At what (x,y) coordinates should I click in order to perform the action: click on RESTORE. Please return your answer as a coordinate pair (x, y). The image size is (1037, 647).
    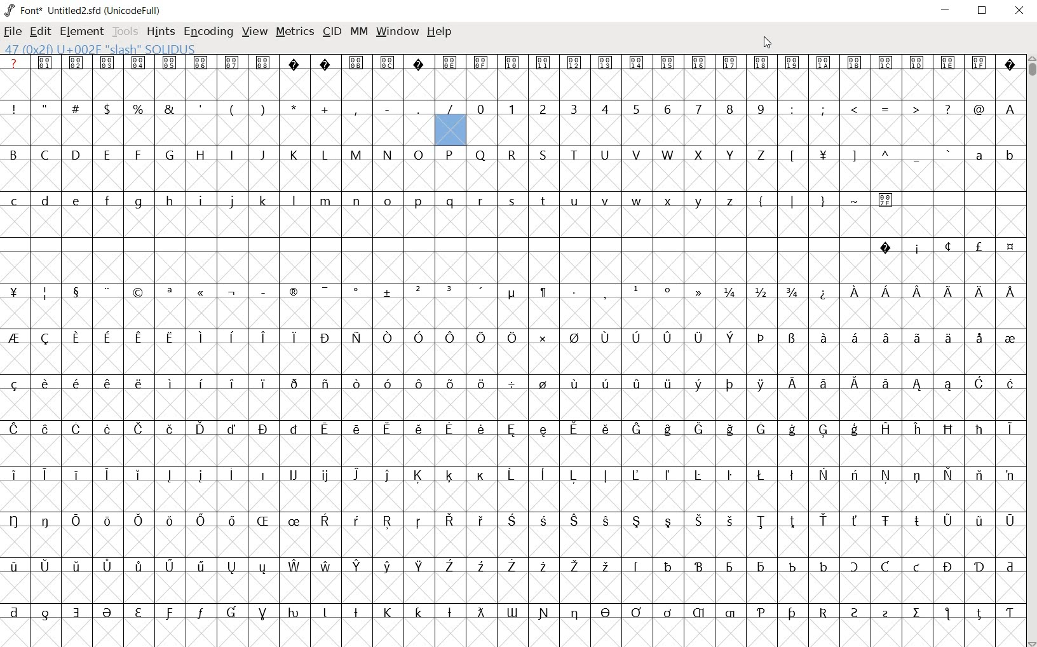
    Looking at the image, I should click on (980, 11).